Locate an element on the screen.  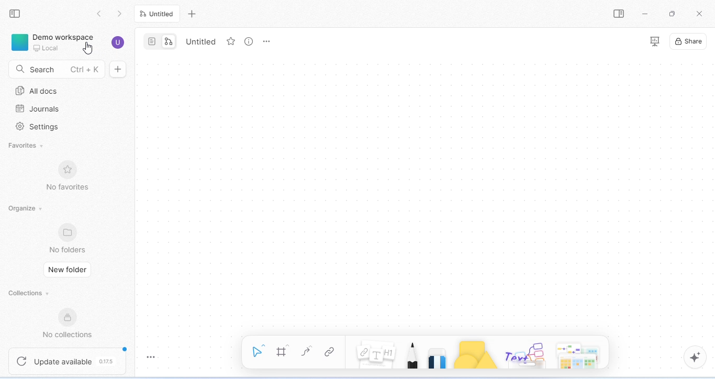
new collections is located at coordinates (72, 324).